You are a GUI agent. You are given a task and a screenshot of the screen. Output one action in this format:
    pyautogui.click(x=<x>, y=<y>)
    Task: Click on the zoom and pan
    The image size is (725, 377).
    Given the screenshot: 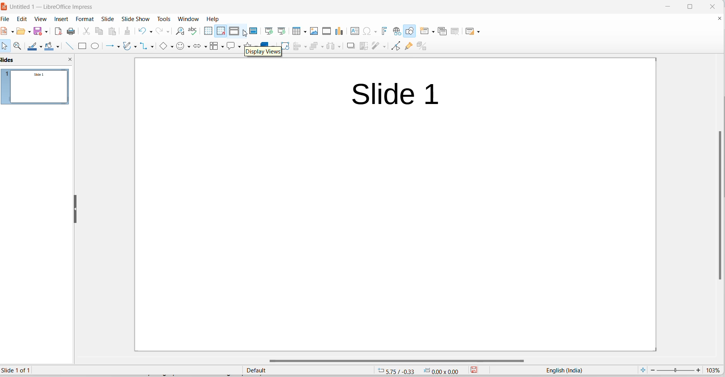 What is the action you would take?
    pyautogui.click(x=20, y=46)
    